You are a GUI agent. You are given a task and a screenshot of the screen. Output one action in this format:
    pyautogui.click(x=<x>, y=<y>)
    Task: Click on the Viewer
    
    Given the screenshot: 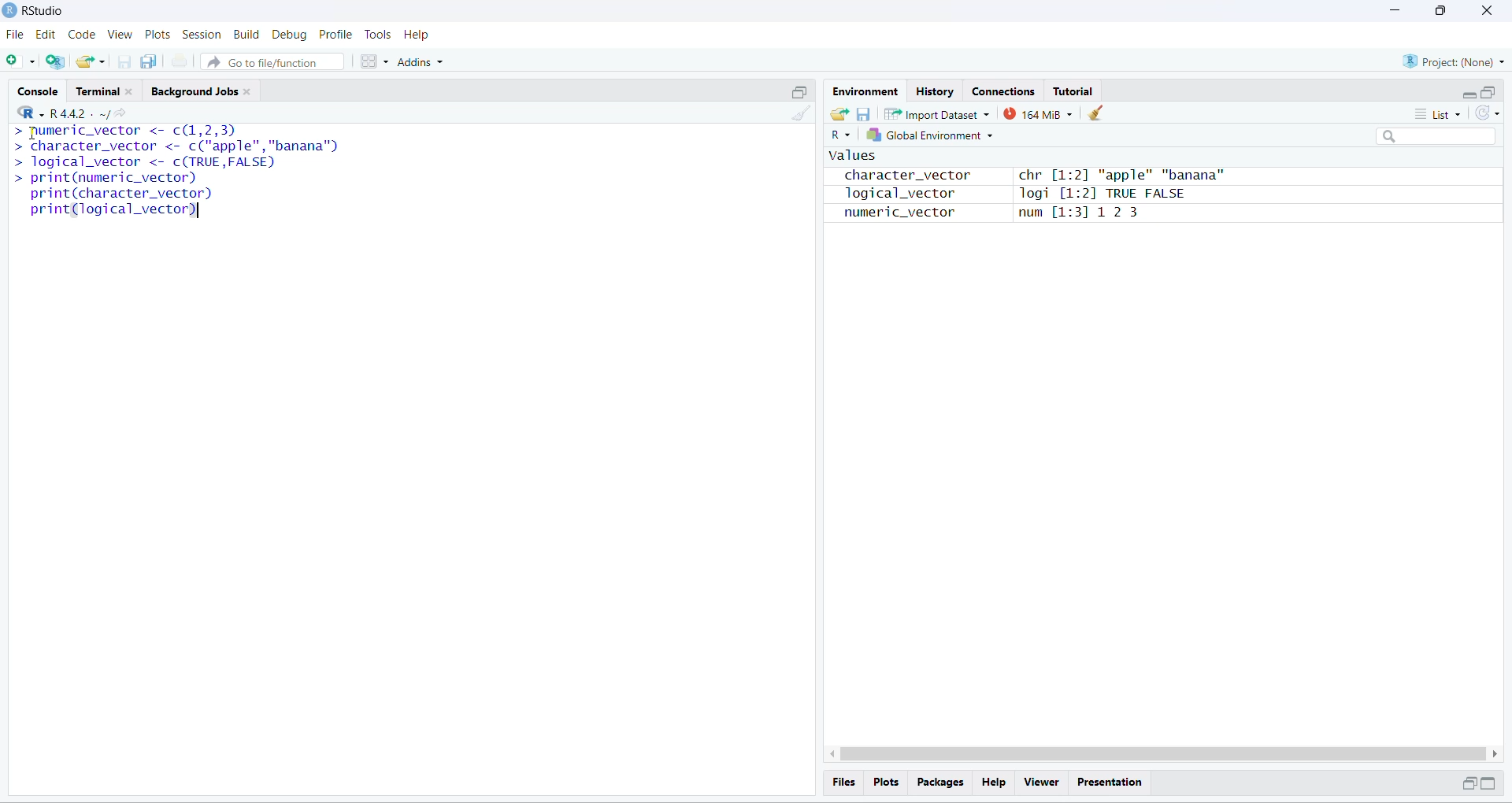 What is the action you would take?
    pyautogui.click(x=1042, y=783)
    